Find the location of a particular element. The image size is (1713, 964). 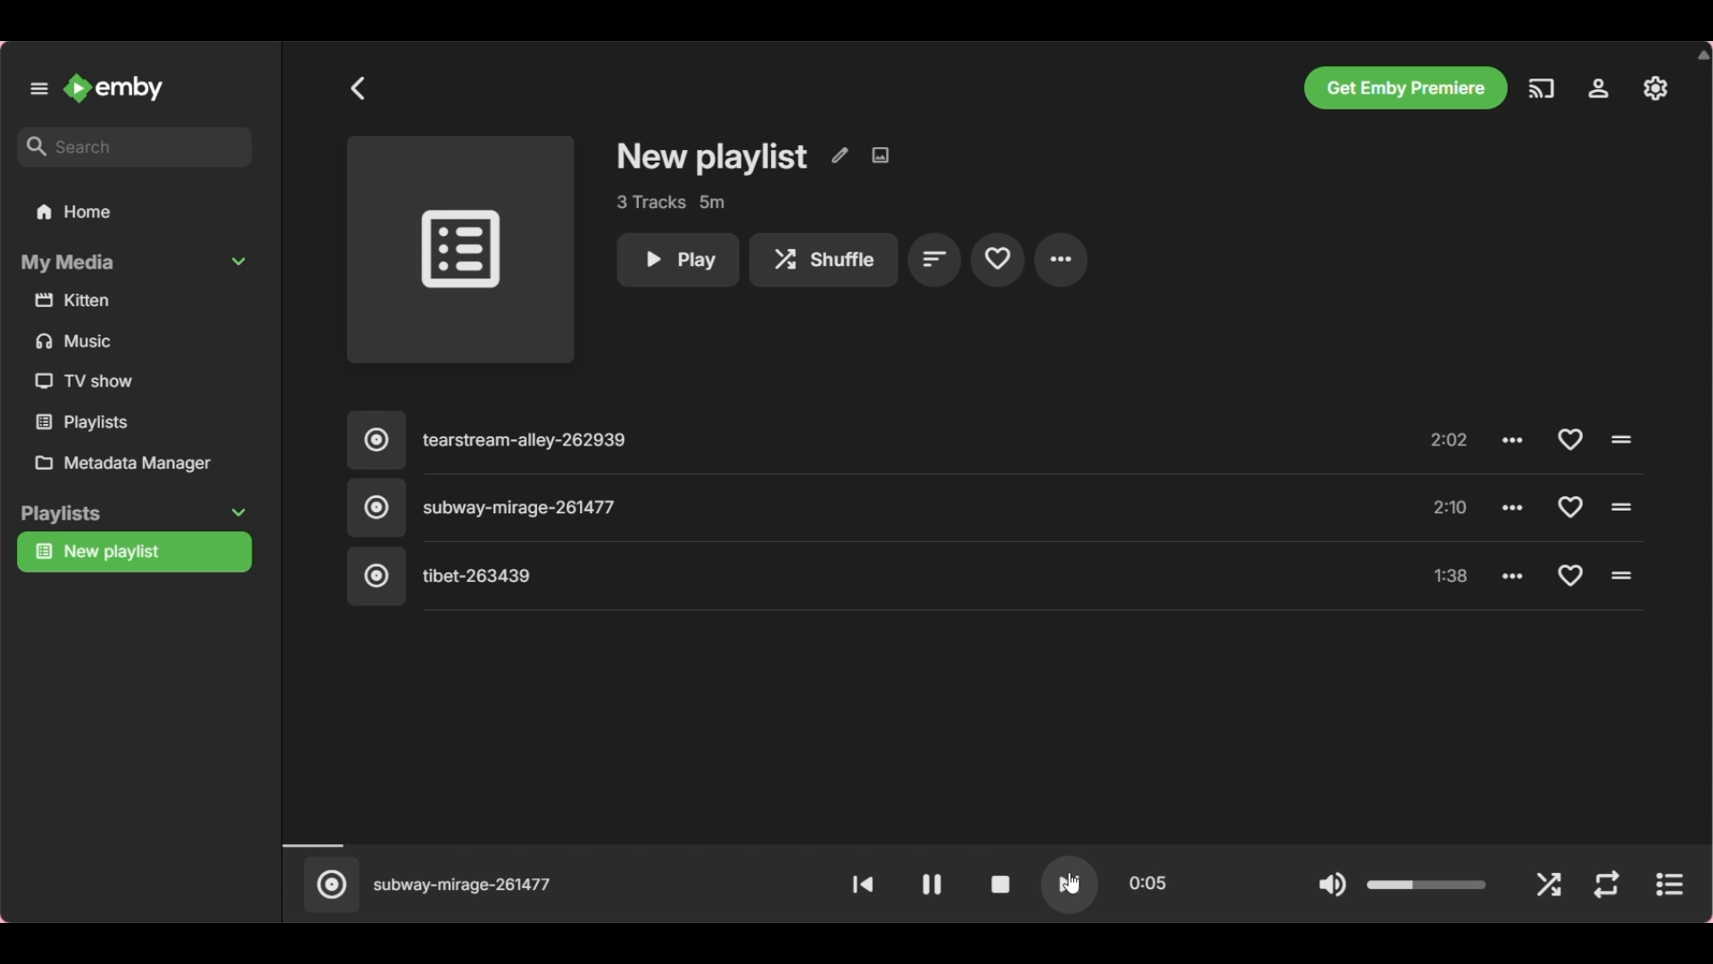

2:10 is located at coordinates (1454, 504).